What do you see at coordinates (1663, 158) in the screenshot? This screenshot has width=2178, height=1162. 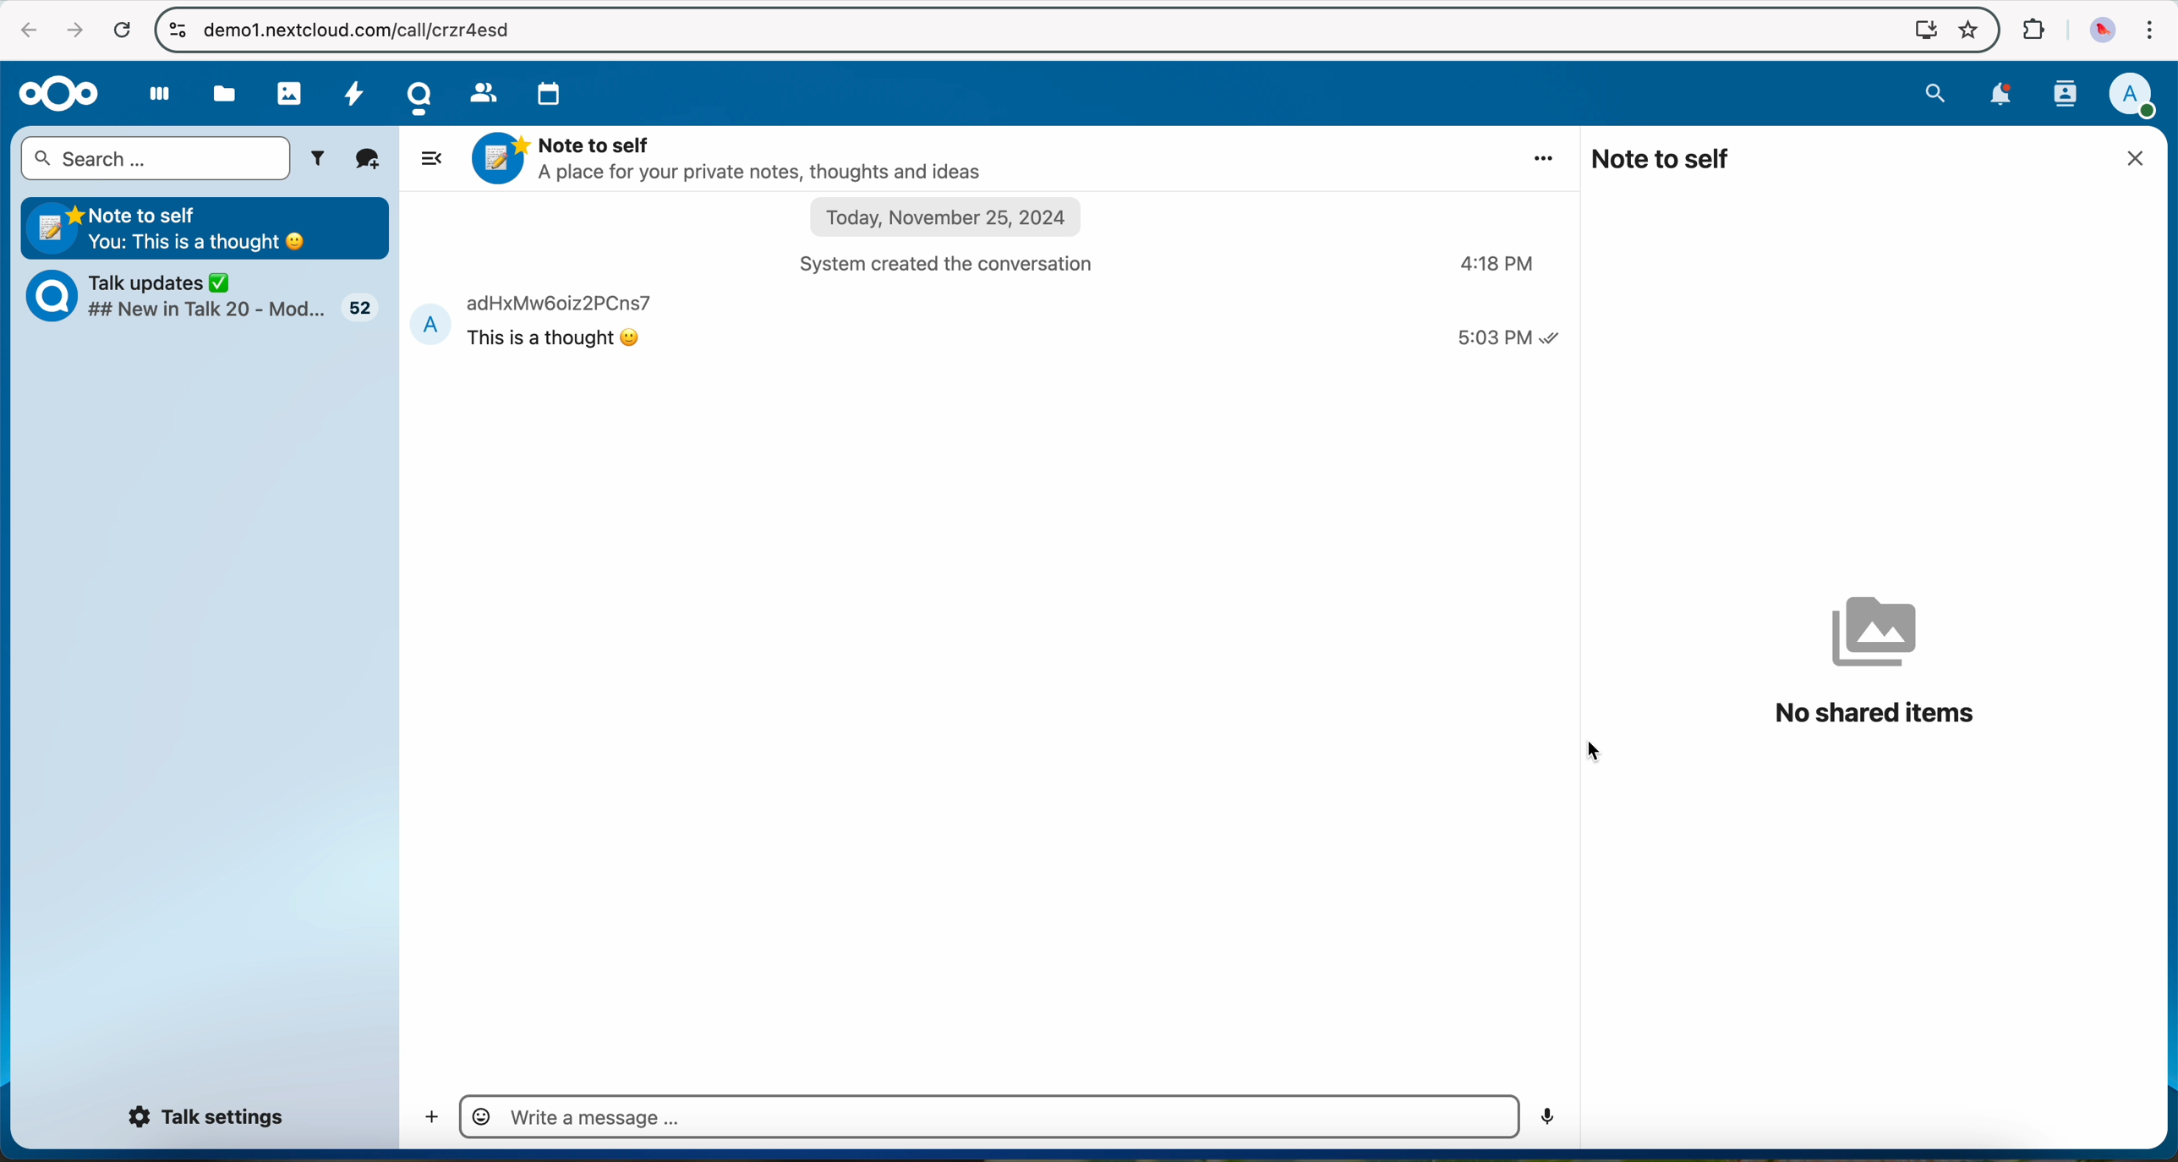 I see `note to self` at bounding box center [1663, 158].